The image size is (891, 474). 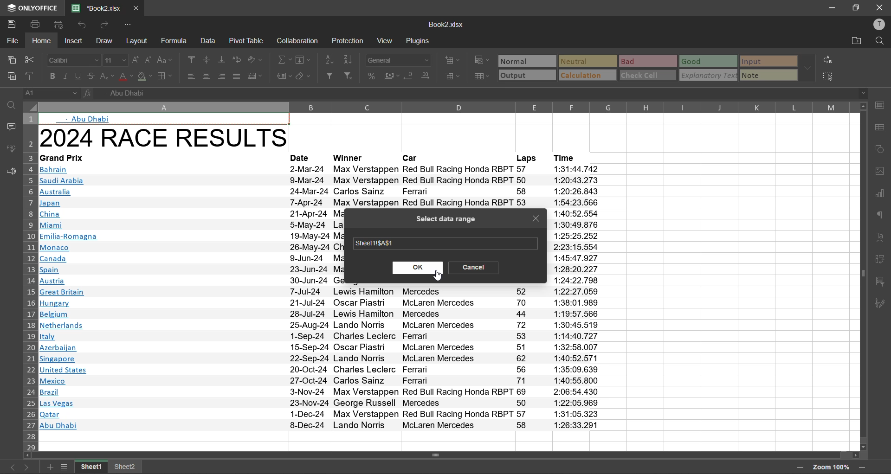 I want to click on input, so click(x=762, y=61).